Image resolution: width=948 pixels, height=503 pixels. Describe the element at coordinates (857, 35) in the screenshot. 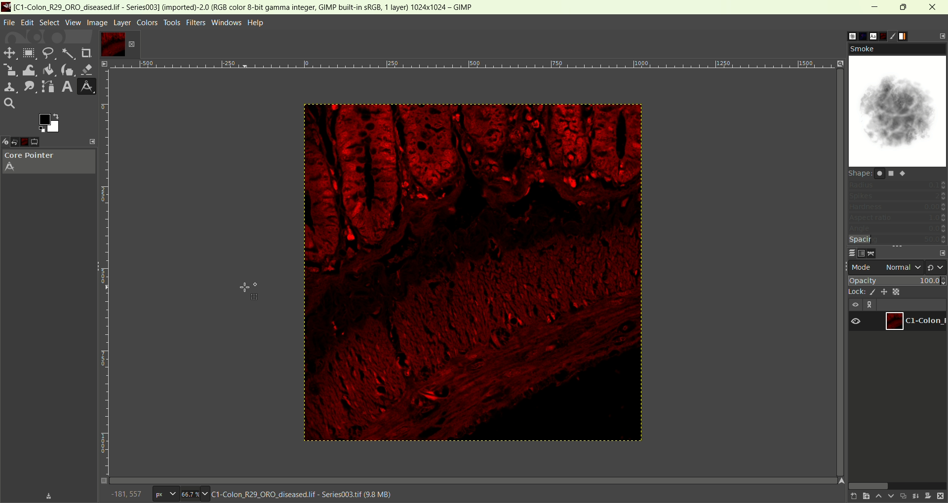

I see `pattern` at that location.